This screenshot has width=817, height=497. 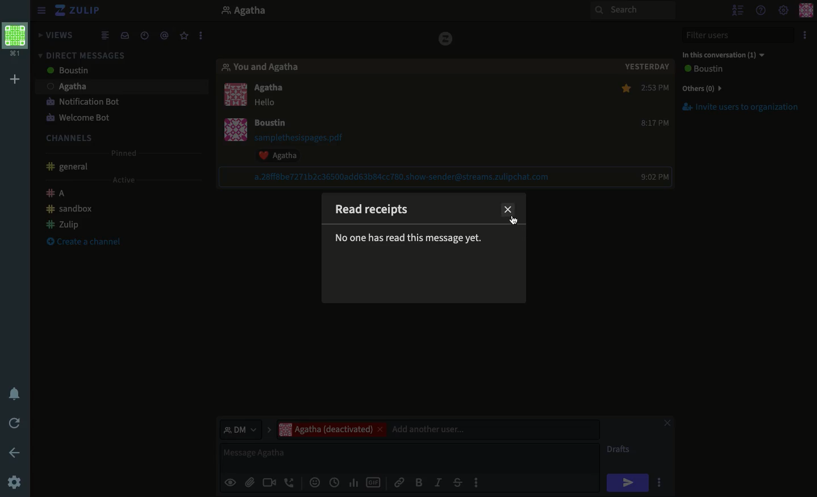 I want to click on invite users, so click(x=744, y=111).